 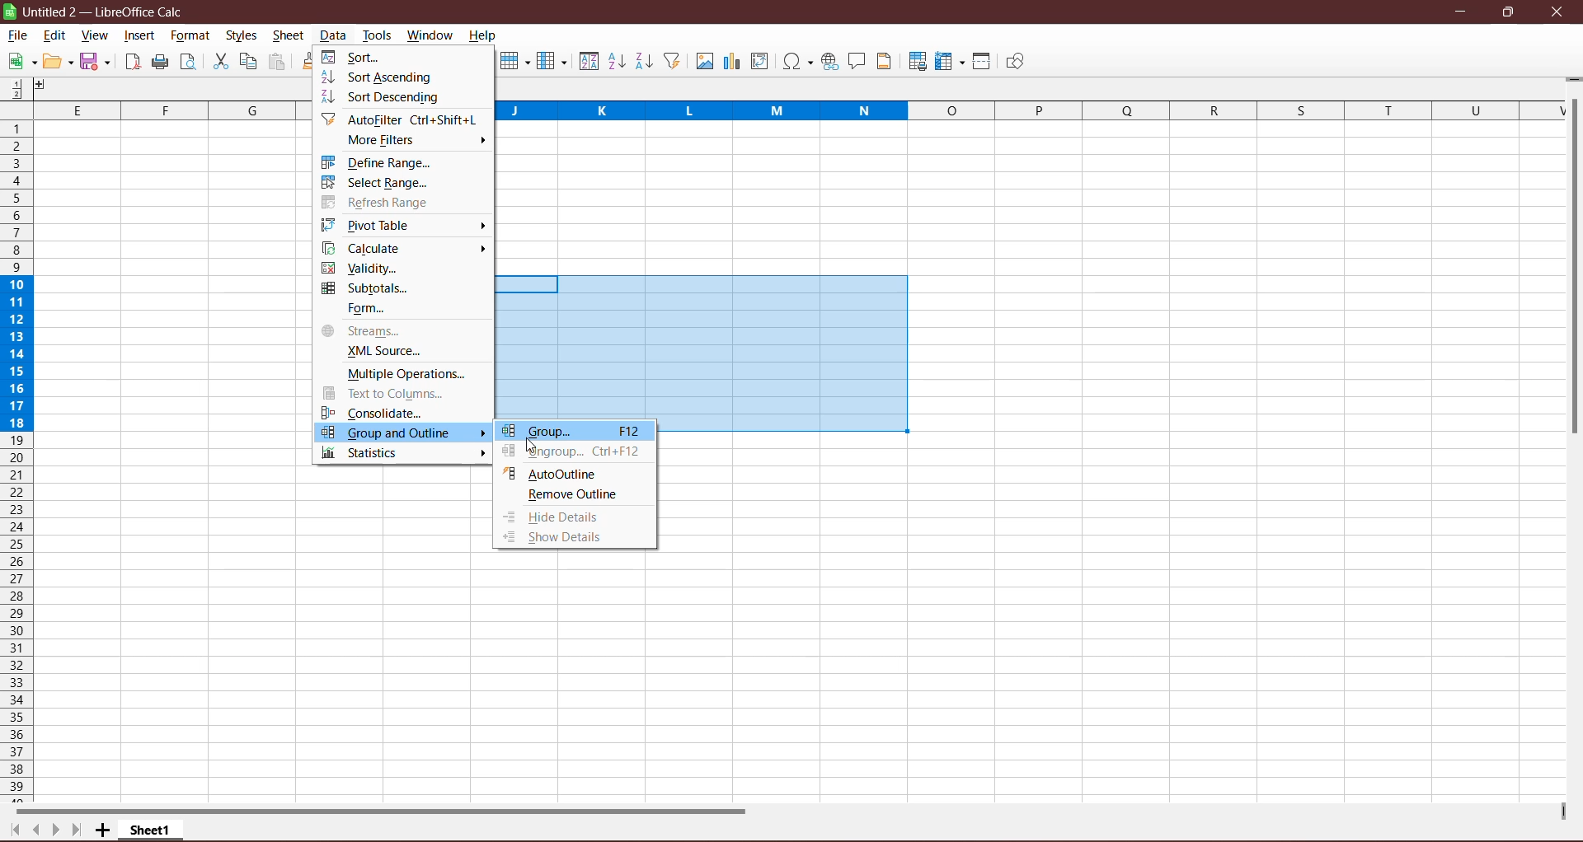 I want to click on Insert Image, so click(x=703, y=62).